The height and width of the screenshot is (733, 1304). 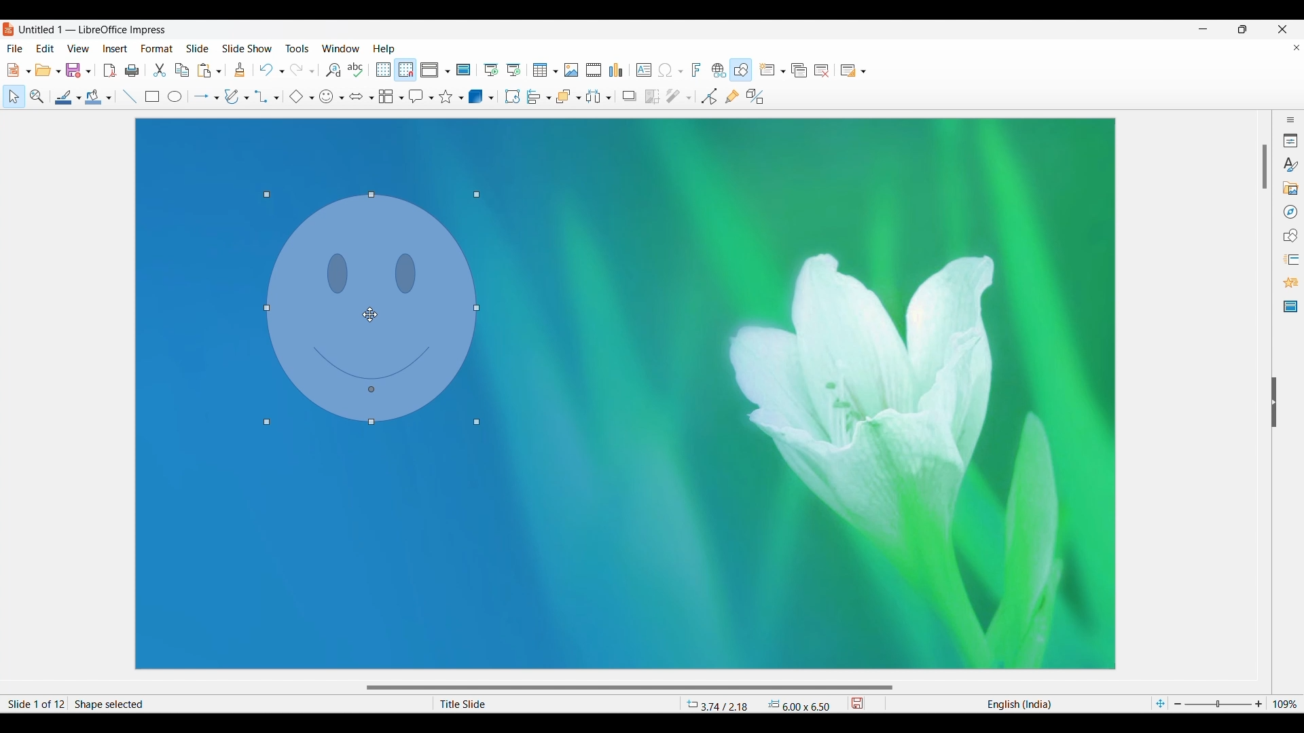 I want to click on Line color selected, so click(x=64, y=97).